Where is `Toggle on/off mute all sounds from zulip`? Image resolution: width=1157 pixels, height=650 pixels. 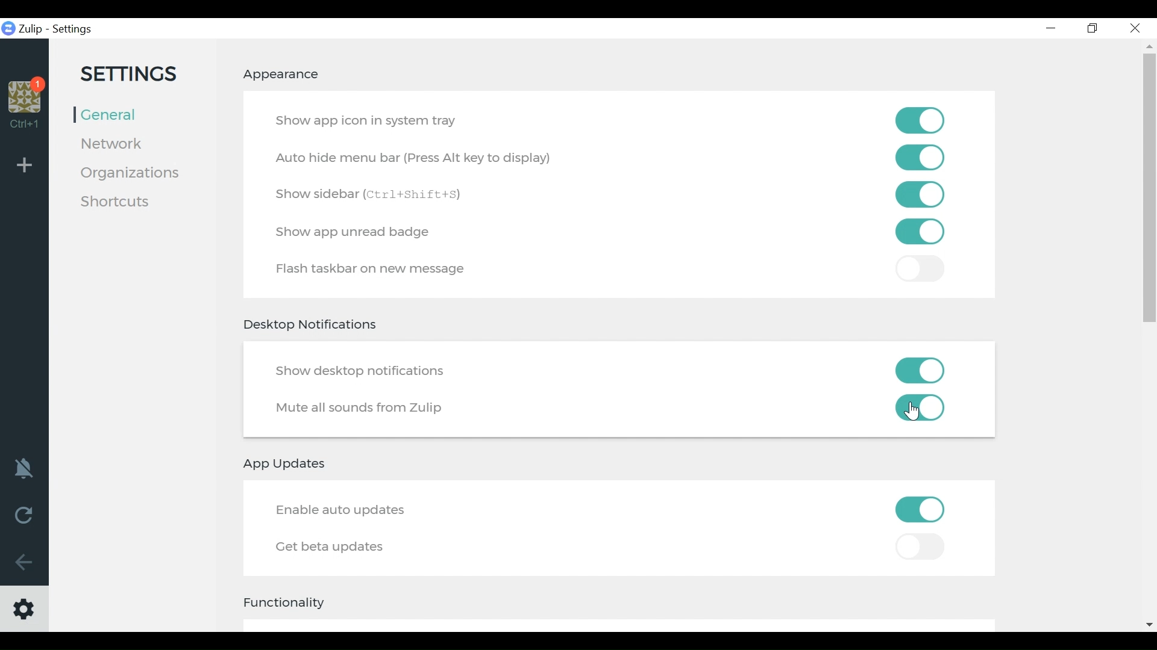
Toggle on/off mute all sounds from zulip is located at coordinates (923, 409).